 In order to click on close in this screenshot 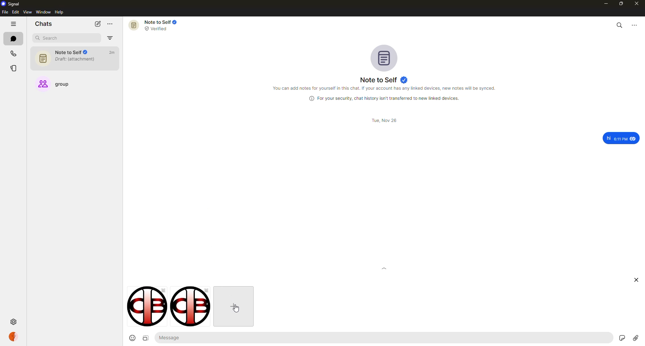, I will do `click(637, 279)`.